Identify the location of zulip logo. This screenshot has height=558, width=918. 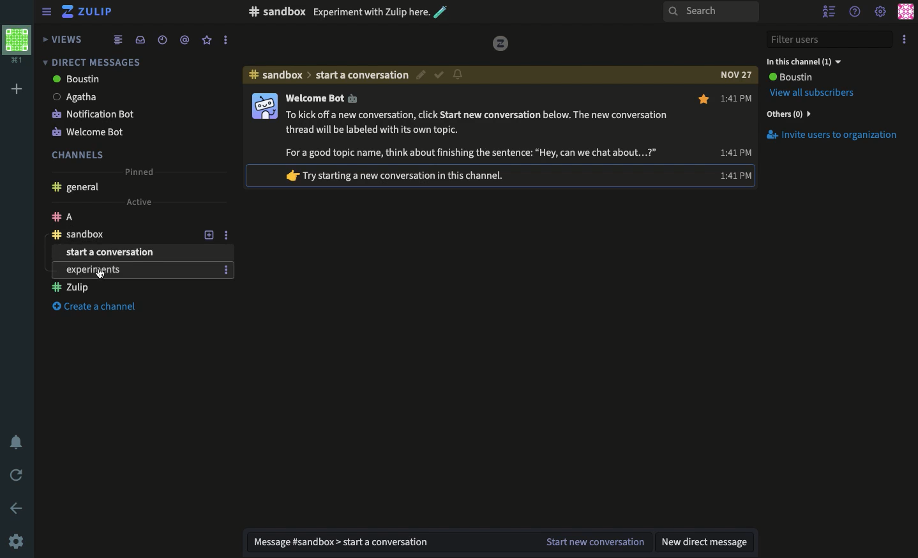
(501, 43).